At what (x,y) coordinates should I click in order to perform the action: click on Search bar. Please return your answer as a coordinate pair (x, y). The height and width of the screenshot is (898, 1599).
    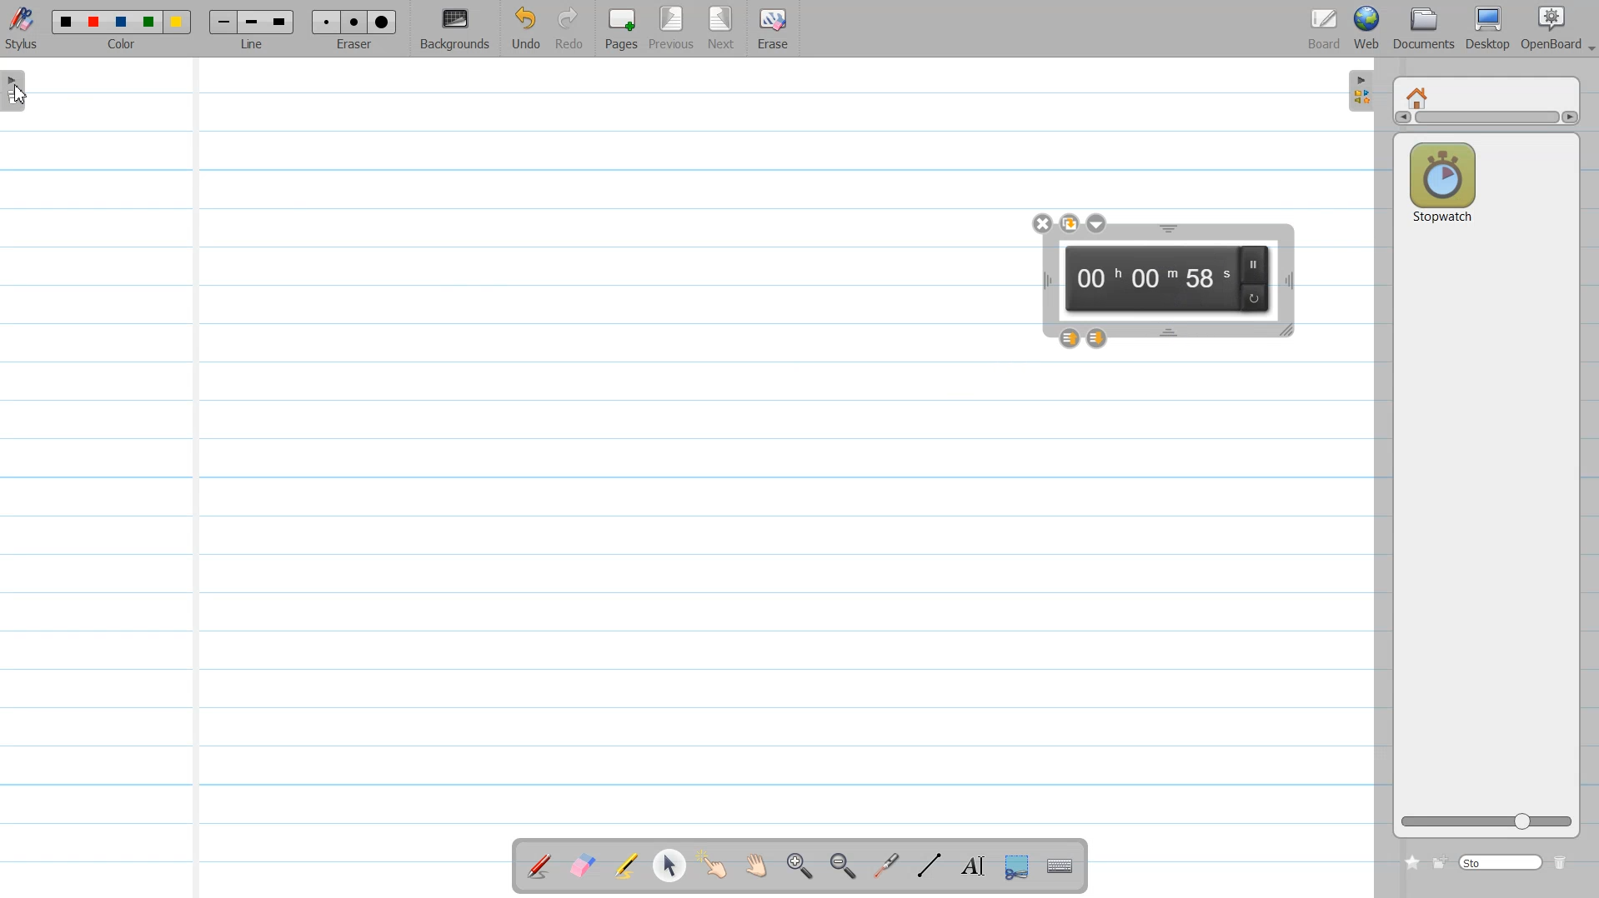
    Looking at the image, I should click on (1501, 861).